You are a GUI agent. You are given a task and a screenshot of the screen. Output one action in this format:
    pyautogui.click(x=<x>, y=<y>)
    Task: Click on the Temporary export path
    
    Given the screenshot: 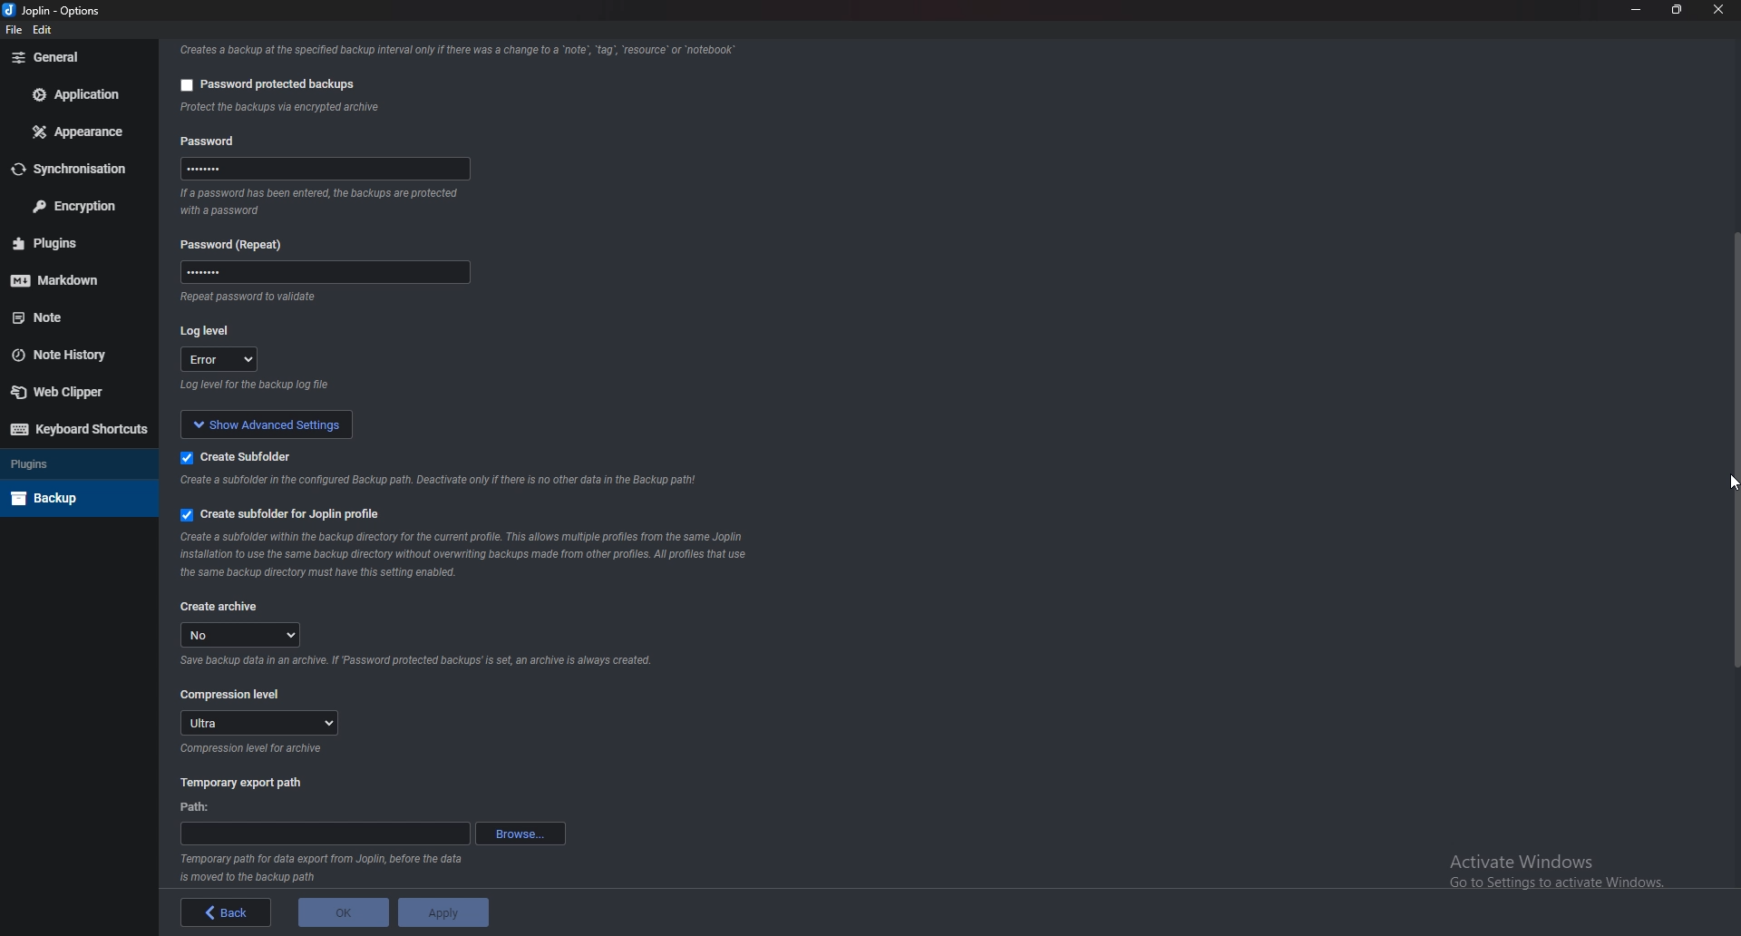 What is the action you would take?
    pyautogui.click(x=241, y=783)
    